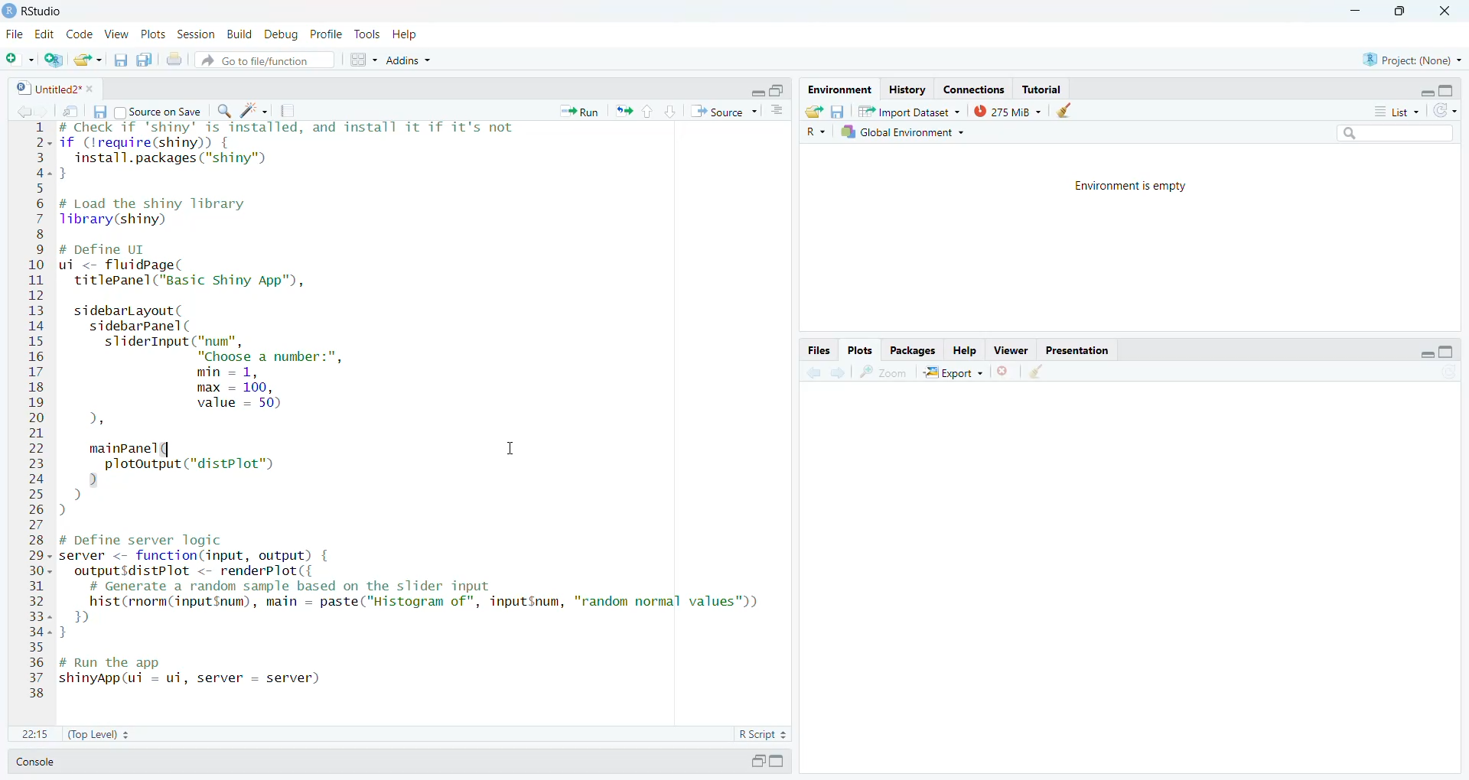  What do you see at coordinates (195, 672) in the screenshot?
I see `# Run the app
shinyApp(ui = ui, server = server)` at bounding box center [195, 672].